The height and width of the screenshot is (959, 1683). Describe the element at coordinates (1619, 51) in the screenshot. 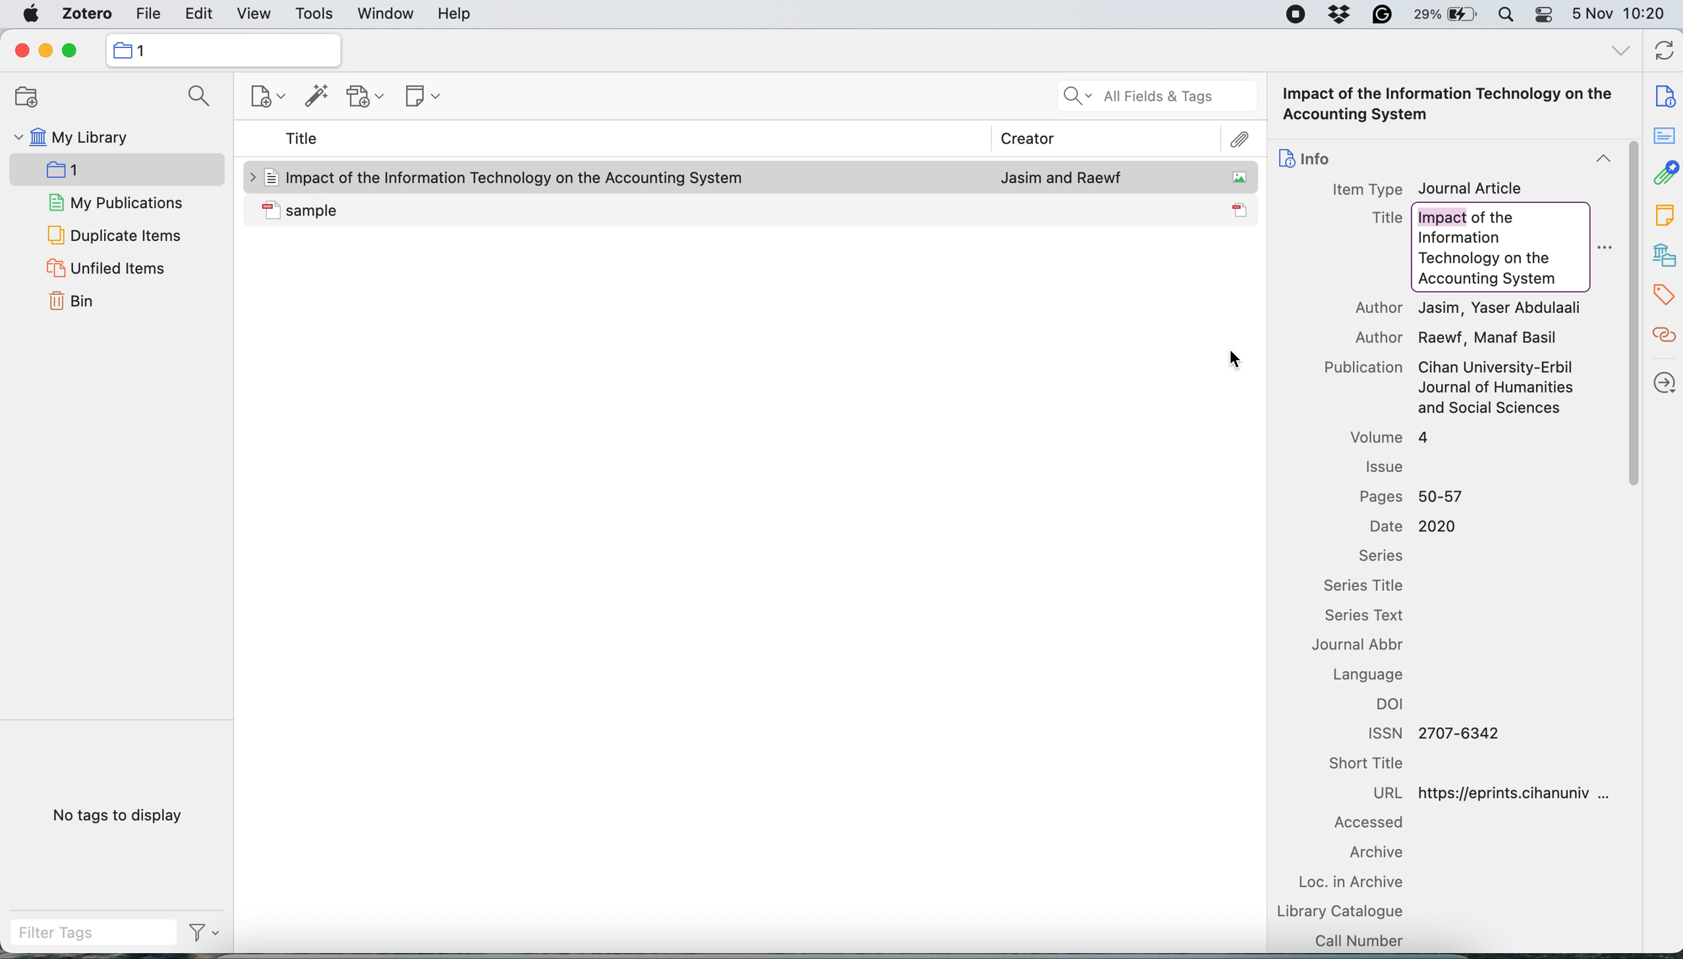

I see `all tags` at that location.